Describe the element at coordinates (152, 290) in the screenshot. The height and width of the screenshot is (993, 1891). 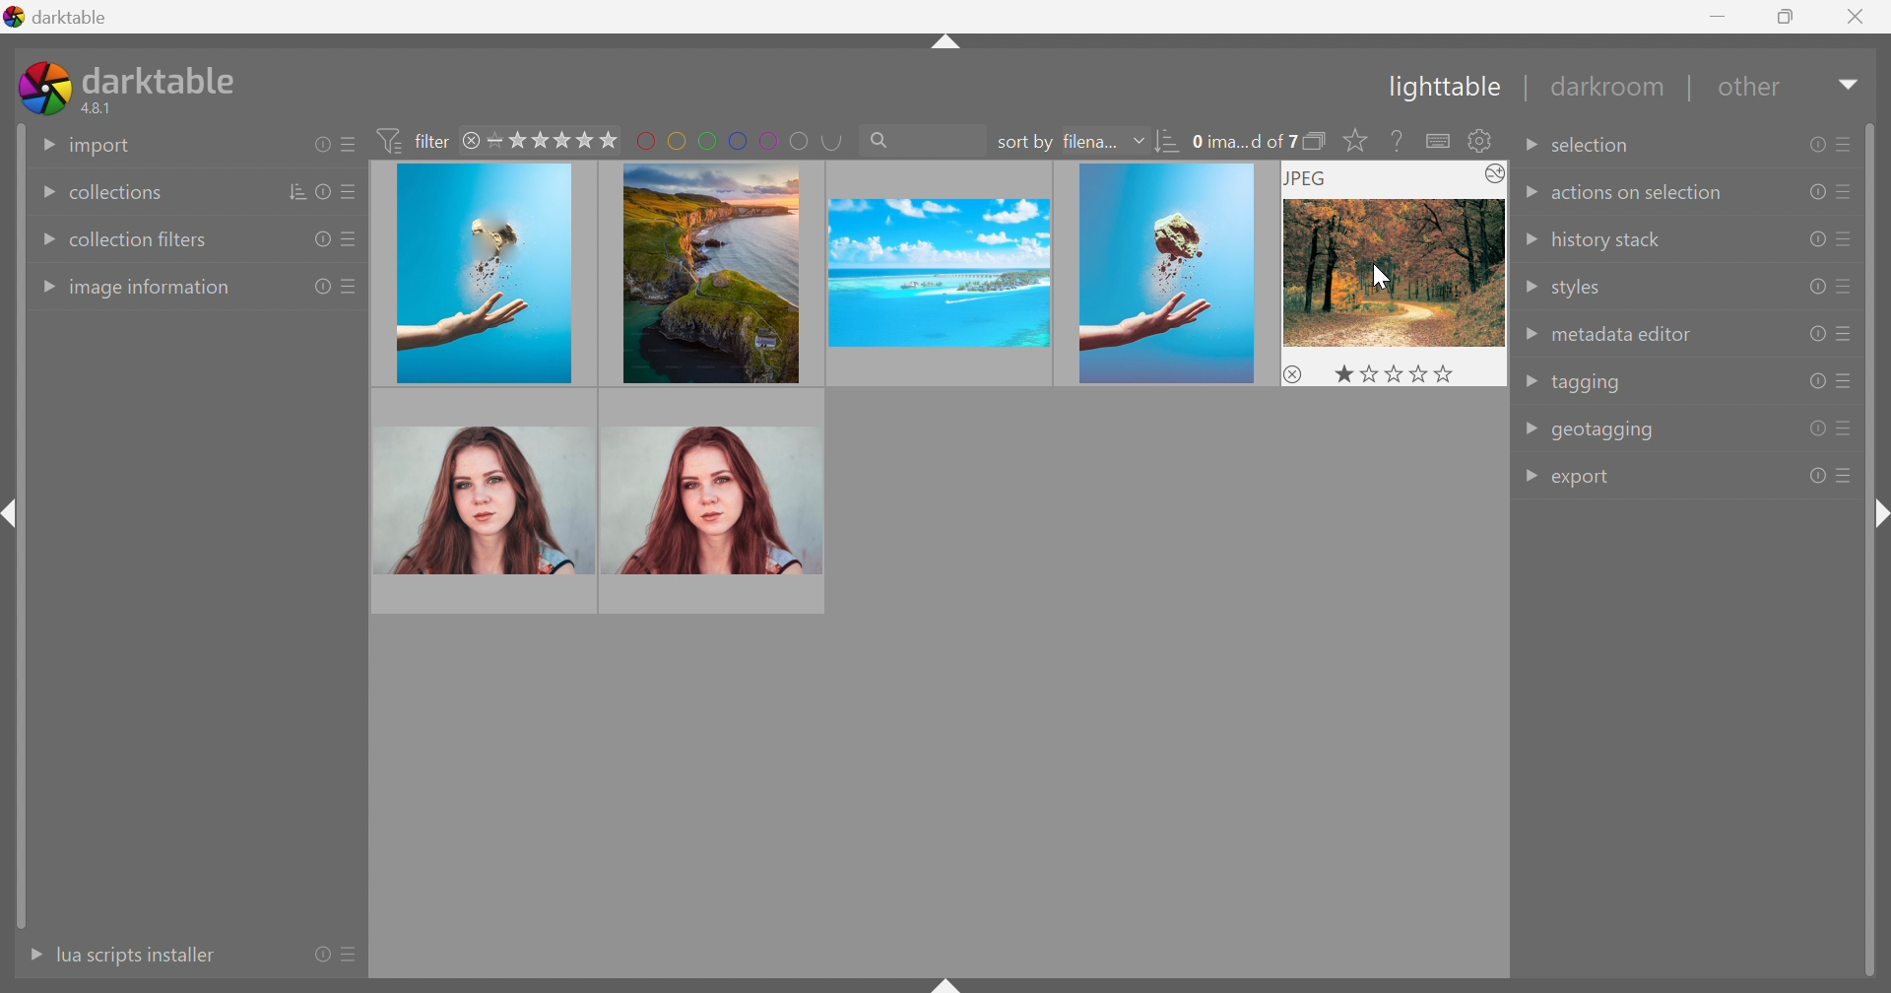
I see `image information` at that location.